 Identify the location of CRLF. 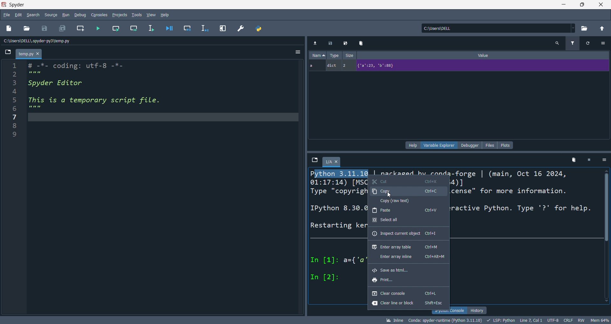
(569, 320).